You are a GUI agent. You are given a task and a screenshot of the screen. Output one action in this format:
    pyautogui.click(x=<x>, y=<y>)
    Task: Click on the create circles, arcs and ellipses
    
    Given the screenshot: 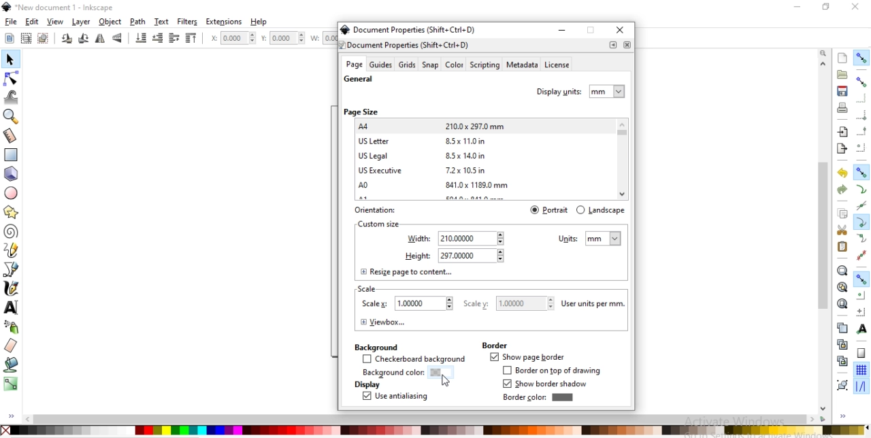 What is the action you would take?
    pyautogui.click(x=12, y=194)
    